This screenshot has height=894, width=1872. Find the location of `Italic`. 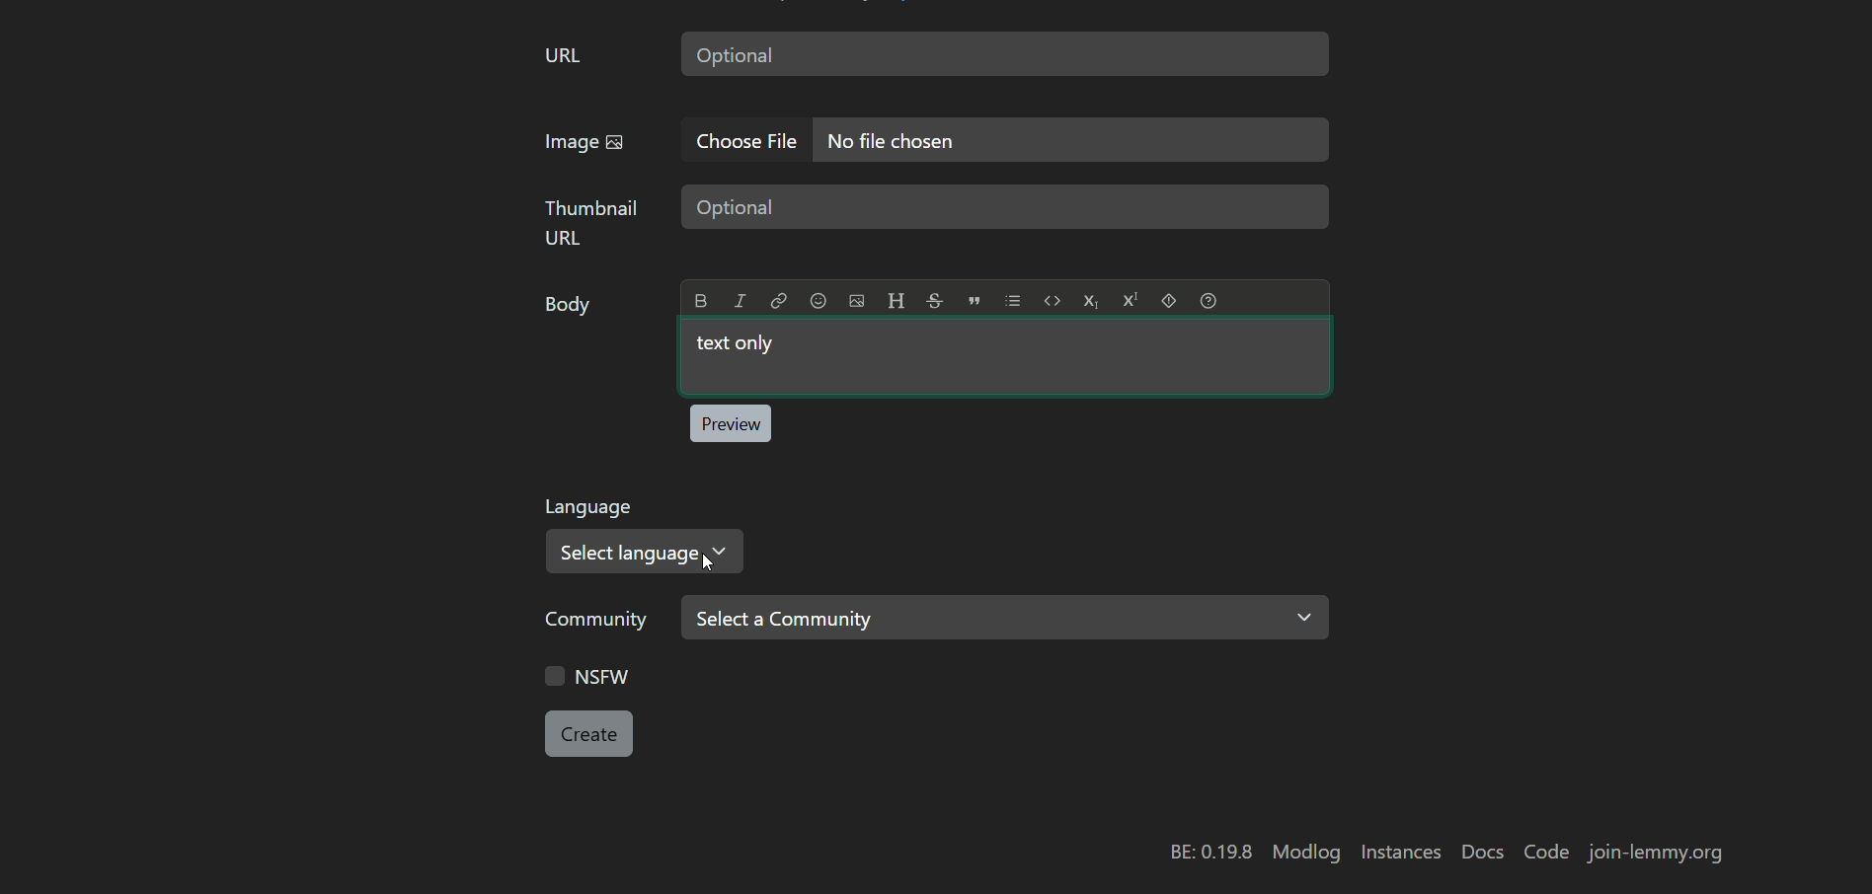

Italic is located at coordinates (740, 300).